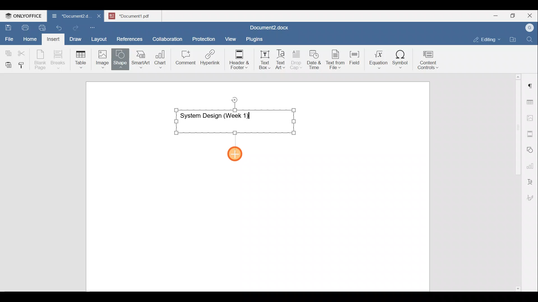 The image size is (538, 302). I want to click on Chart, so click(159, 60).